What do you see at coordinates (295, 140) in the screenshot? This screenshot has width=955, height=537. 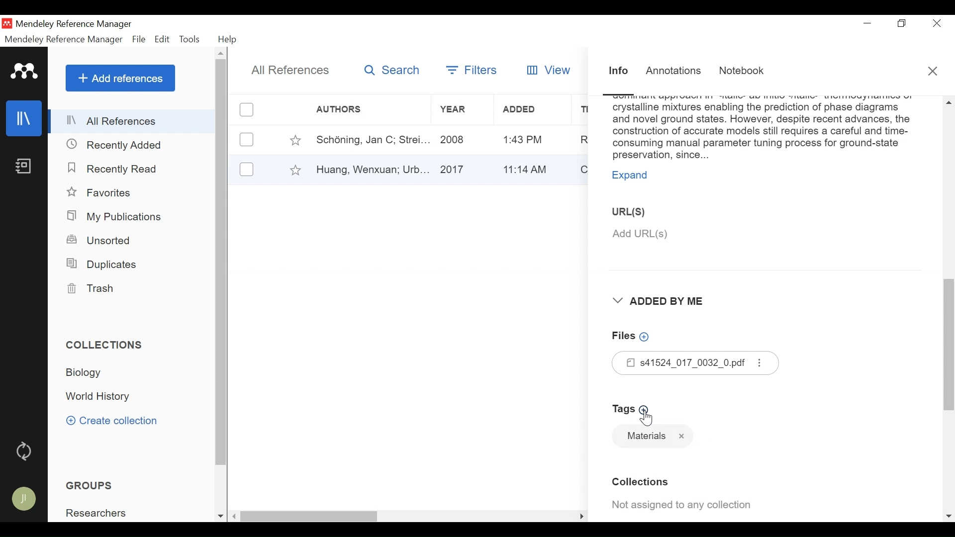 I see `Toggle Favorite` at bounding box center [295, 140].